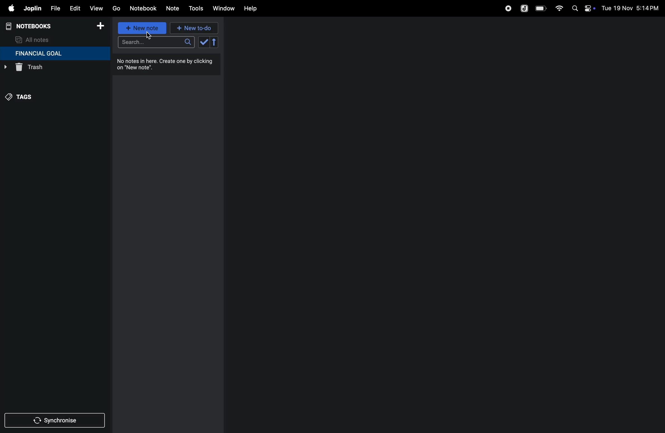 Image resolution: width=665 pixels, height=433 pixels. I want to click on tools, so click(195, 8).